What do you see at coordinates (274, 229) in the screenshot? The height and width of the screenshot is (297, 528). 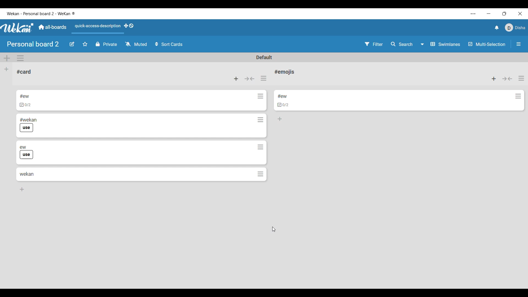 I see `Cursor` at bounding box center [274, 229].